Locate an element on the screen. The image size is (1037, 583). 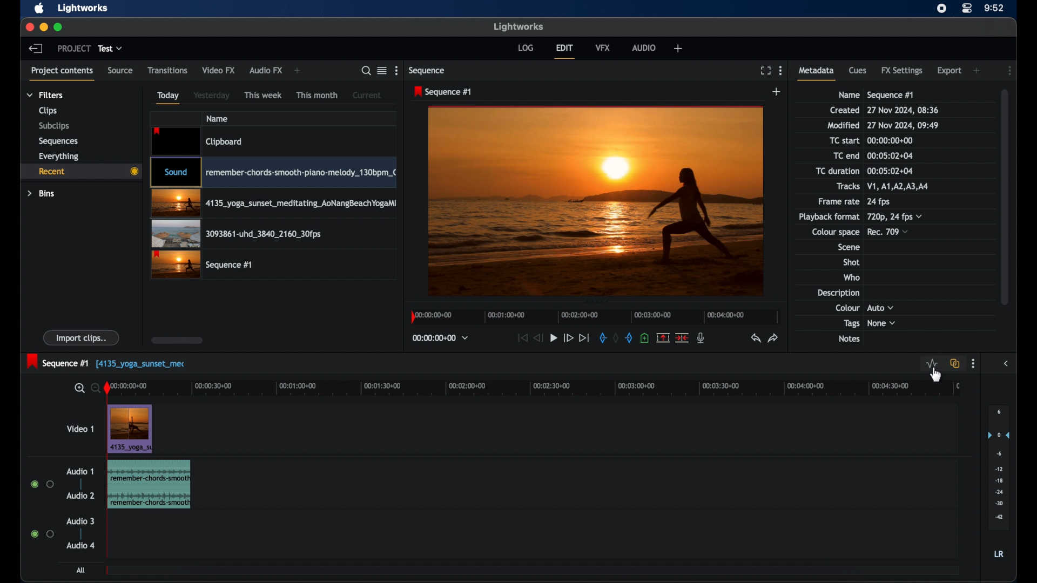
scroll box is located at coordinates (178, 340).